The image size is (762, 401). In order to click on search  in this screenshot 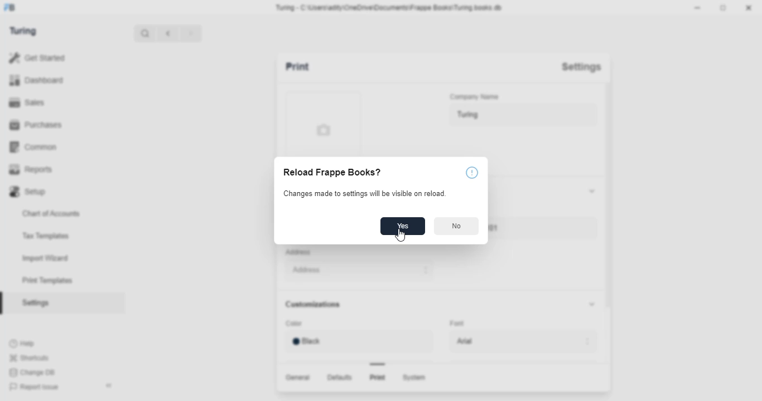, I will do `click(146, 33)`.